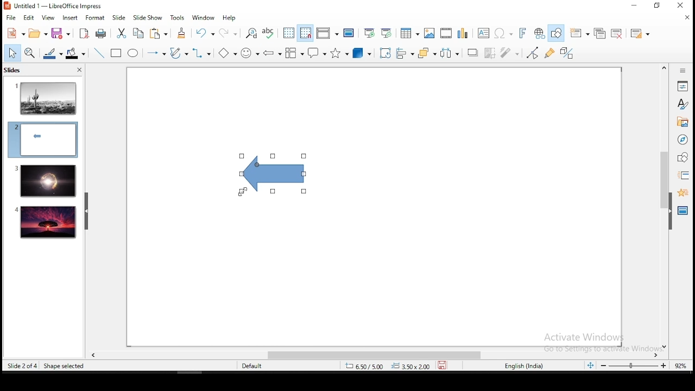  I want to click on curves and polygons, so click(178, 53).